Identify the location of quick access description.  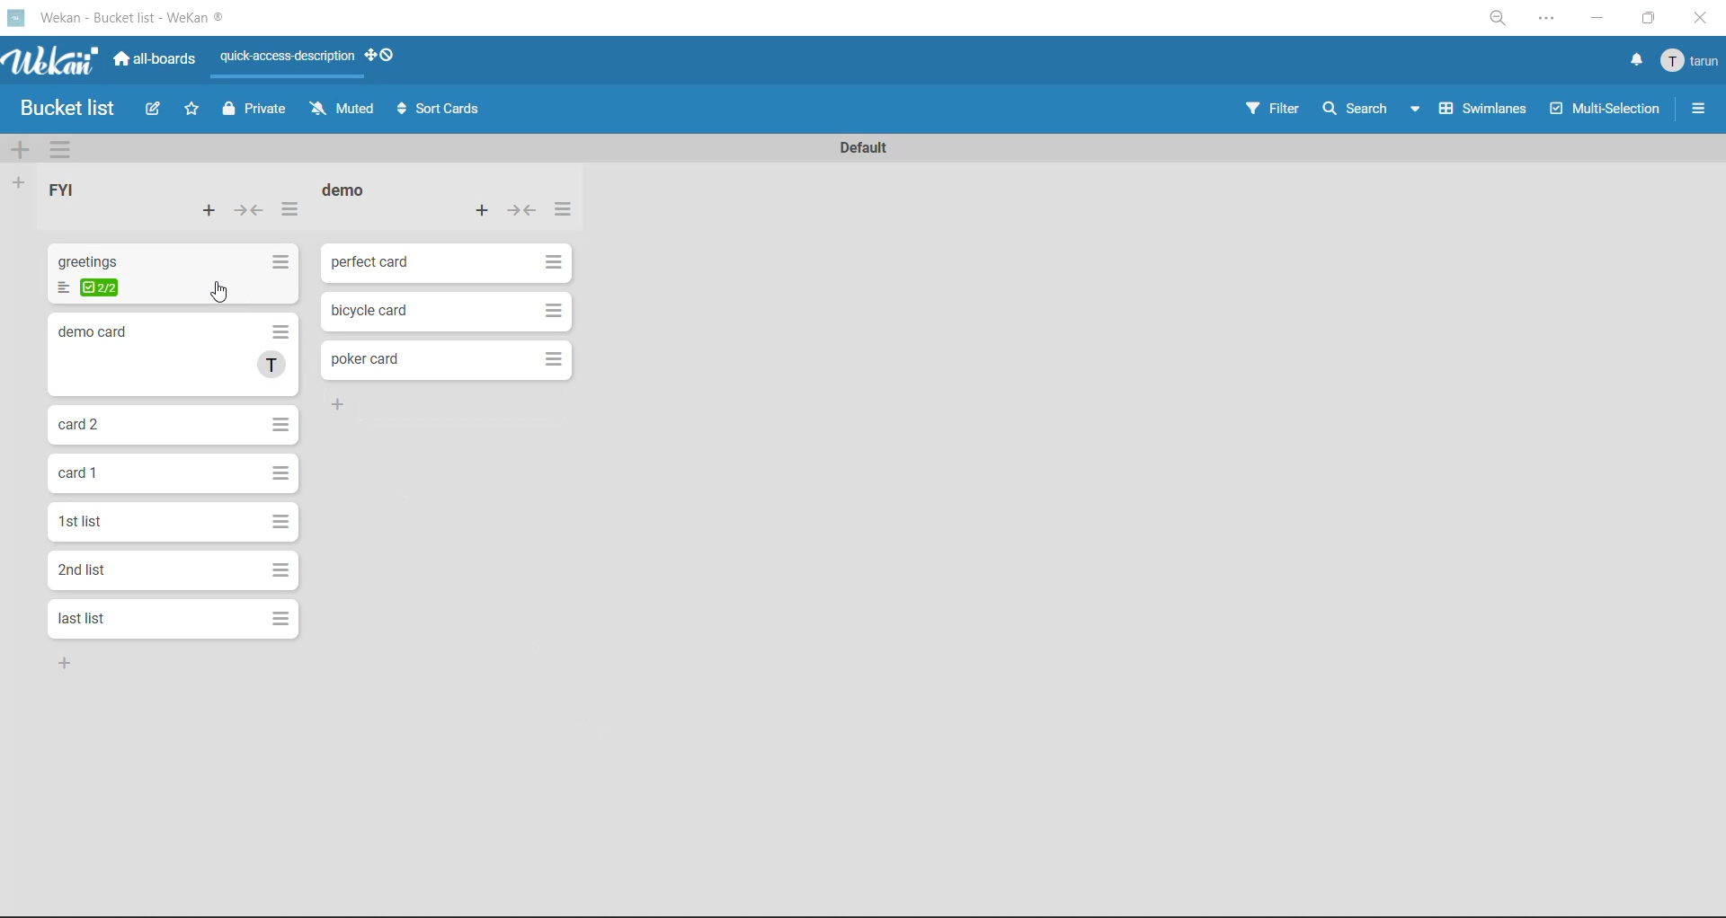
(283, 64).